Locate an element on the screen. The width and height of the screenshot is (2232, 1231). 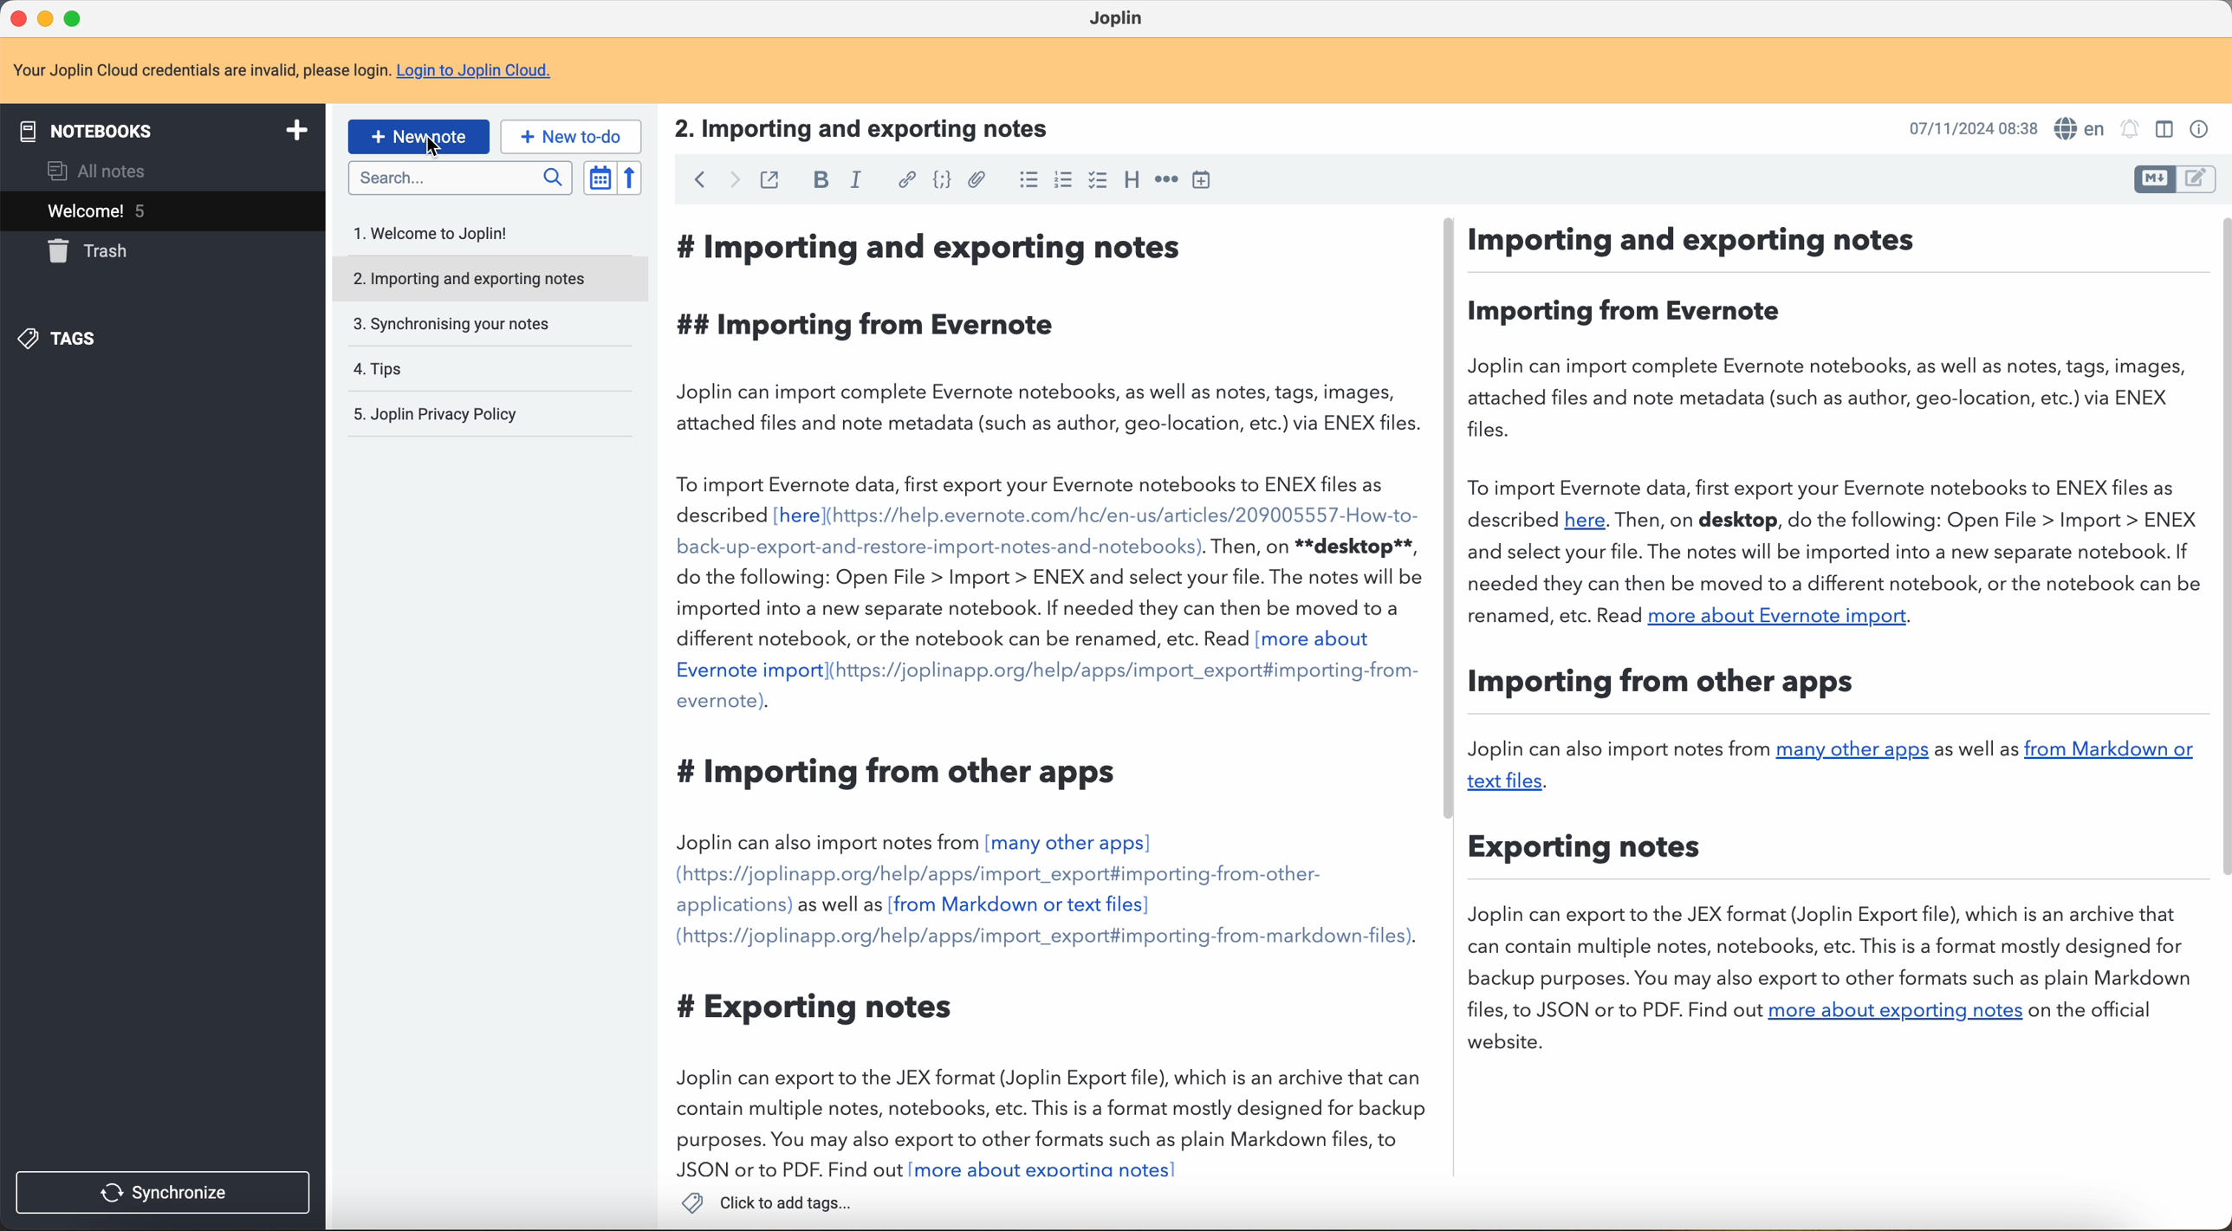
toggle edit layout is located at coordinates (2157, 180).